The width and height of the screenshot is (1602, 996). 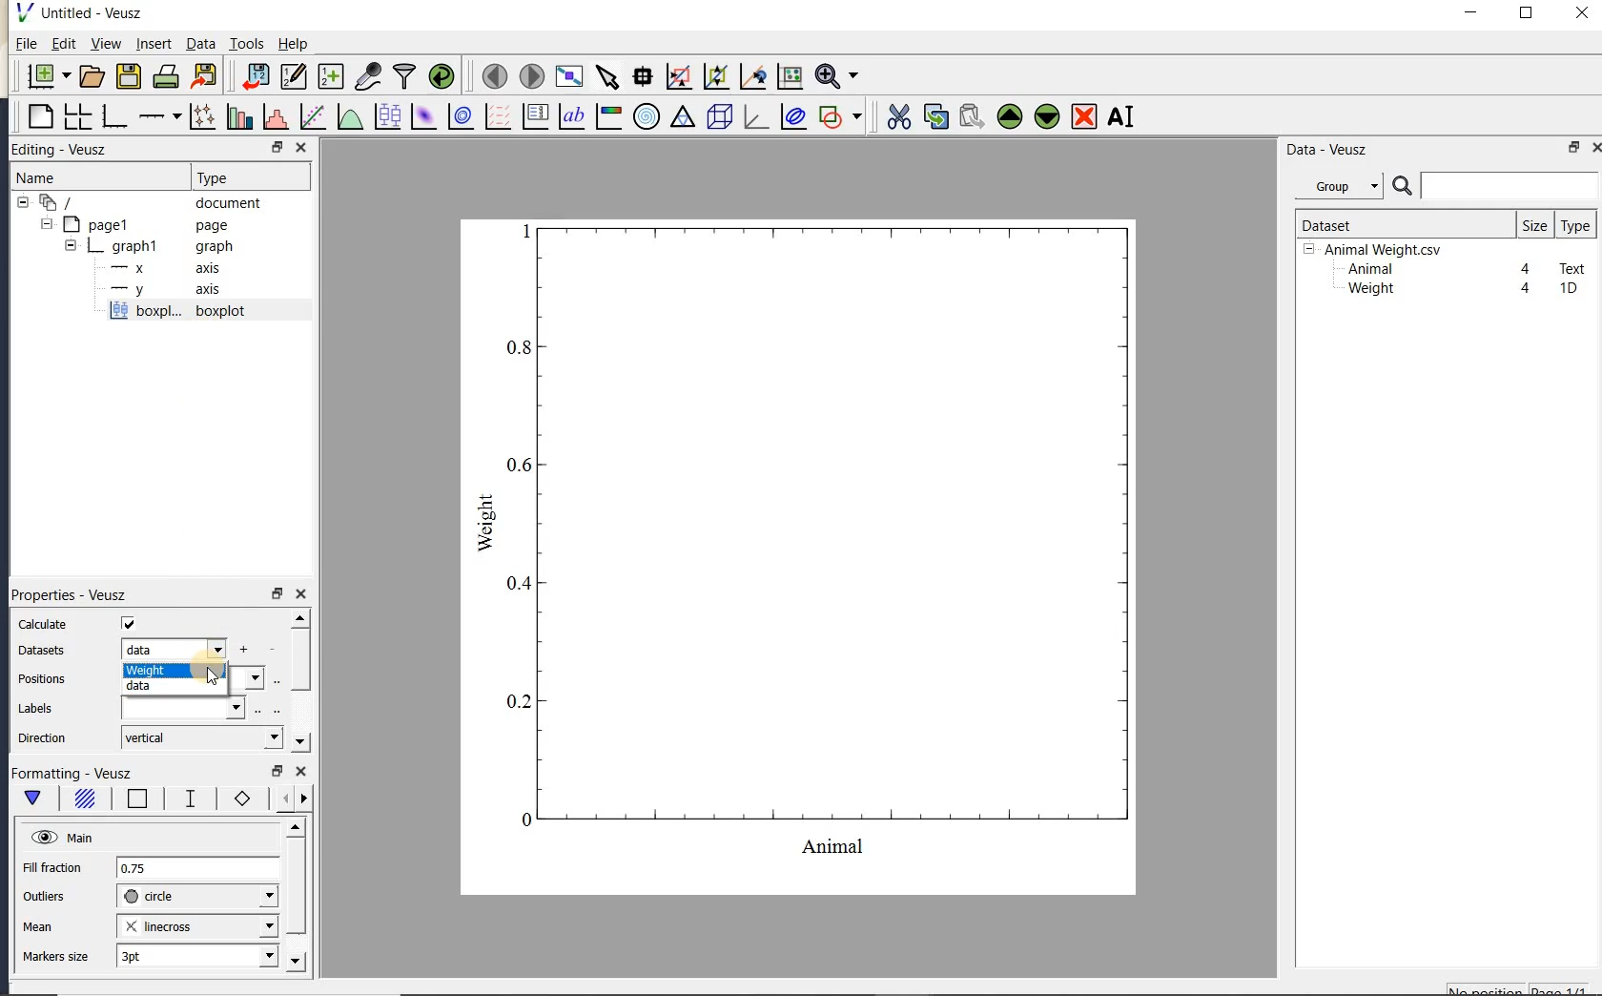 What do you see at coordinates (642, 77) in the screenshot?
I see `read data points on the graph` at bounding box center [642, 77].